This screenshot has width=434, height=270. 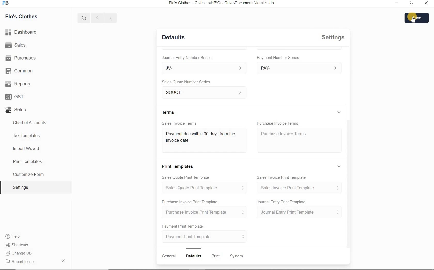 What do you see at coordinates (204, 68) in the screenshot?
I see `JV-` at bounding box center [204, 68].